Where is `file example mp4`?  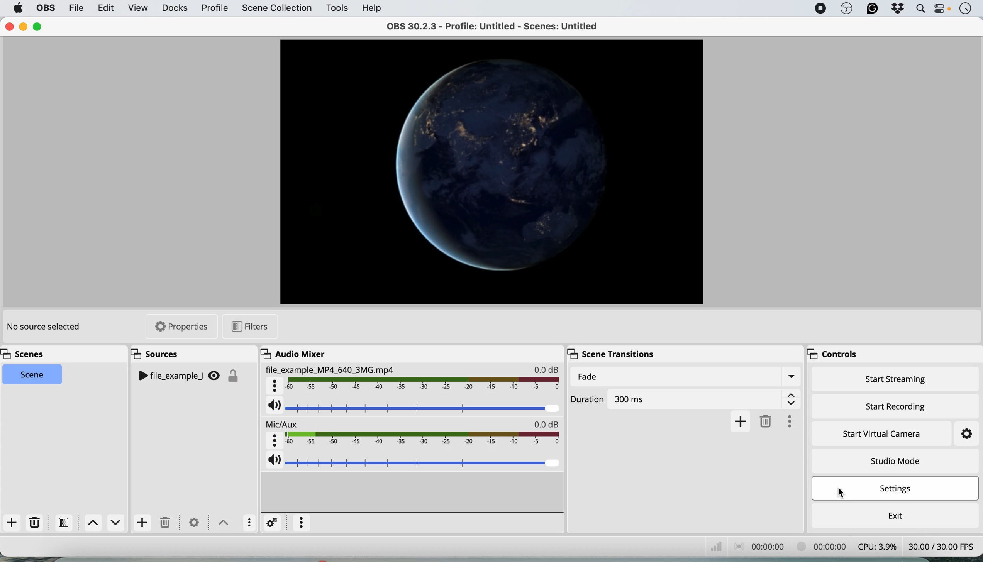
file example mp4 is located at coordinates (412, 379).